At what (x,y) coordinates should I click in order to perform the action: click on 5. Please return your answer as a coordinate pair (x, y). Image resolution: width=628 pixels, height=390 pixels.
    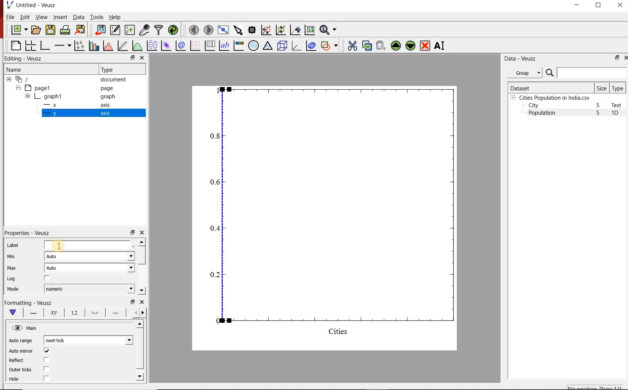
    Looking at the image, I should click on (598, 113).